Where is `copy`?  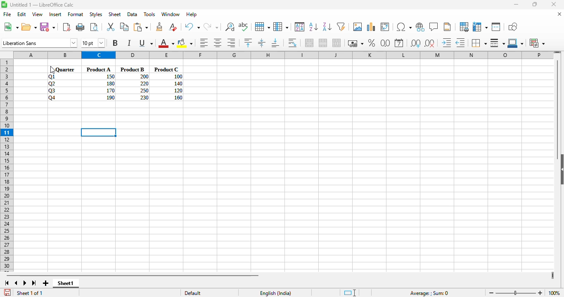 copy is located at coordinates (124, 27).